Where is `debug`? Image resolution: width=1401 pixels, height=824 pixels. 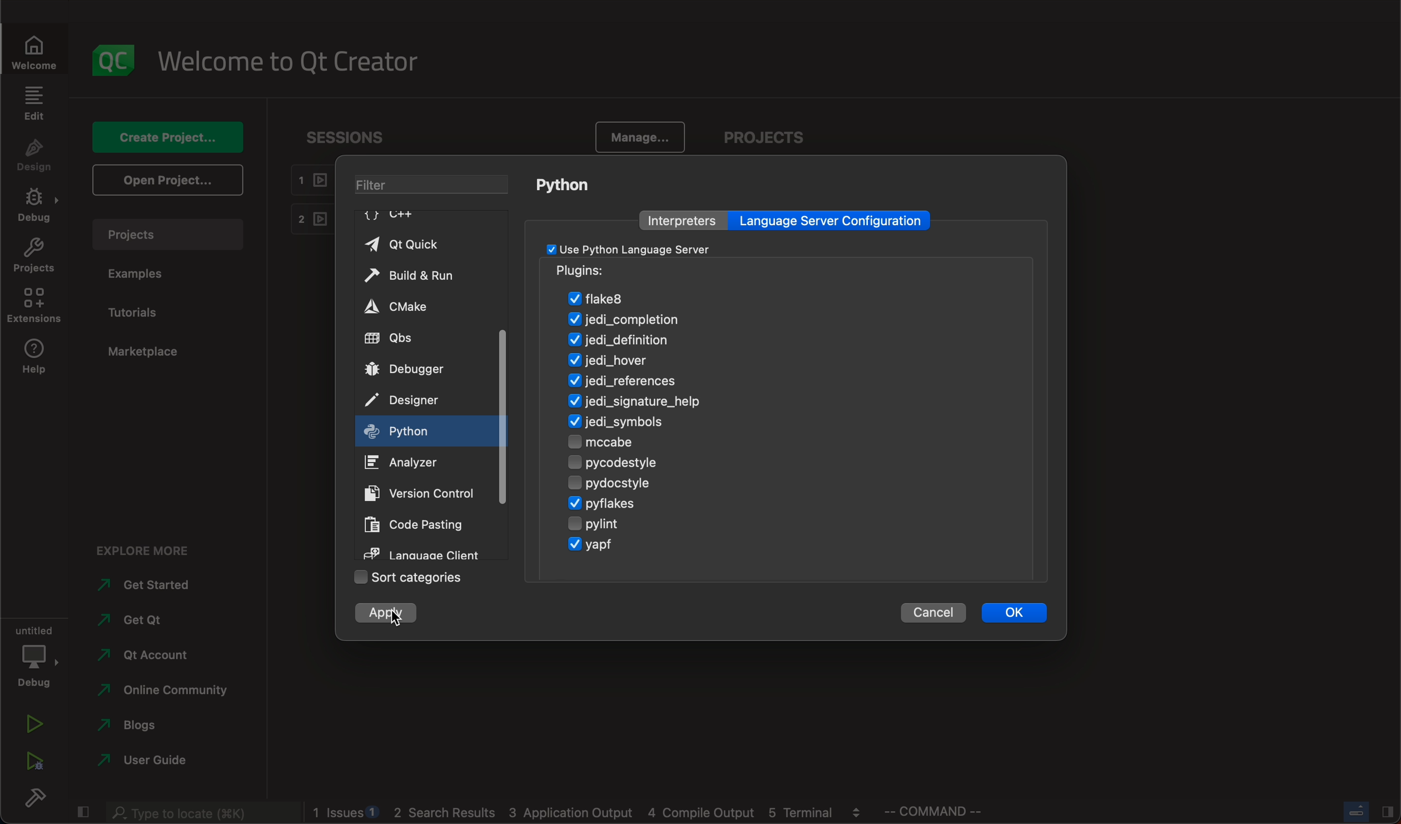 debug is located at coordinates (37, 657).